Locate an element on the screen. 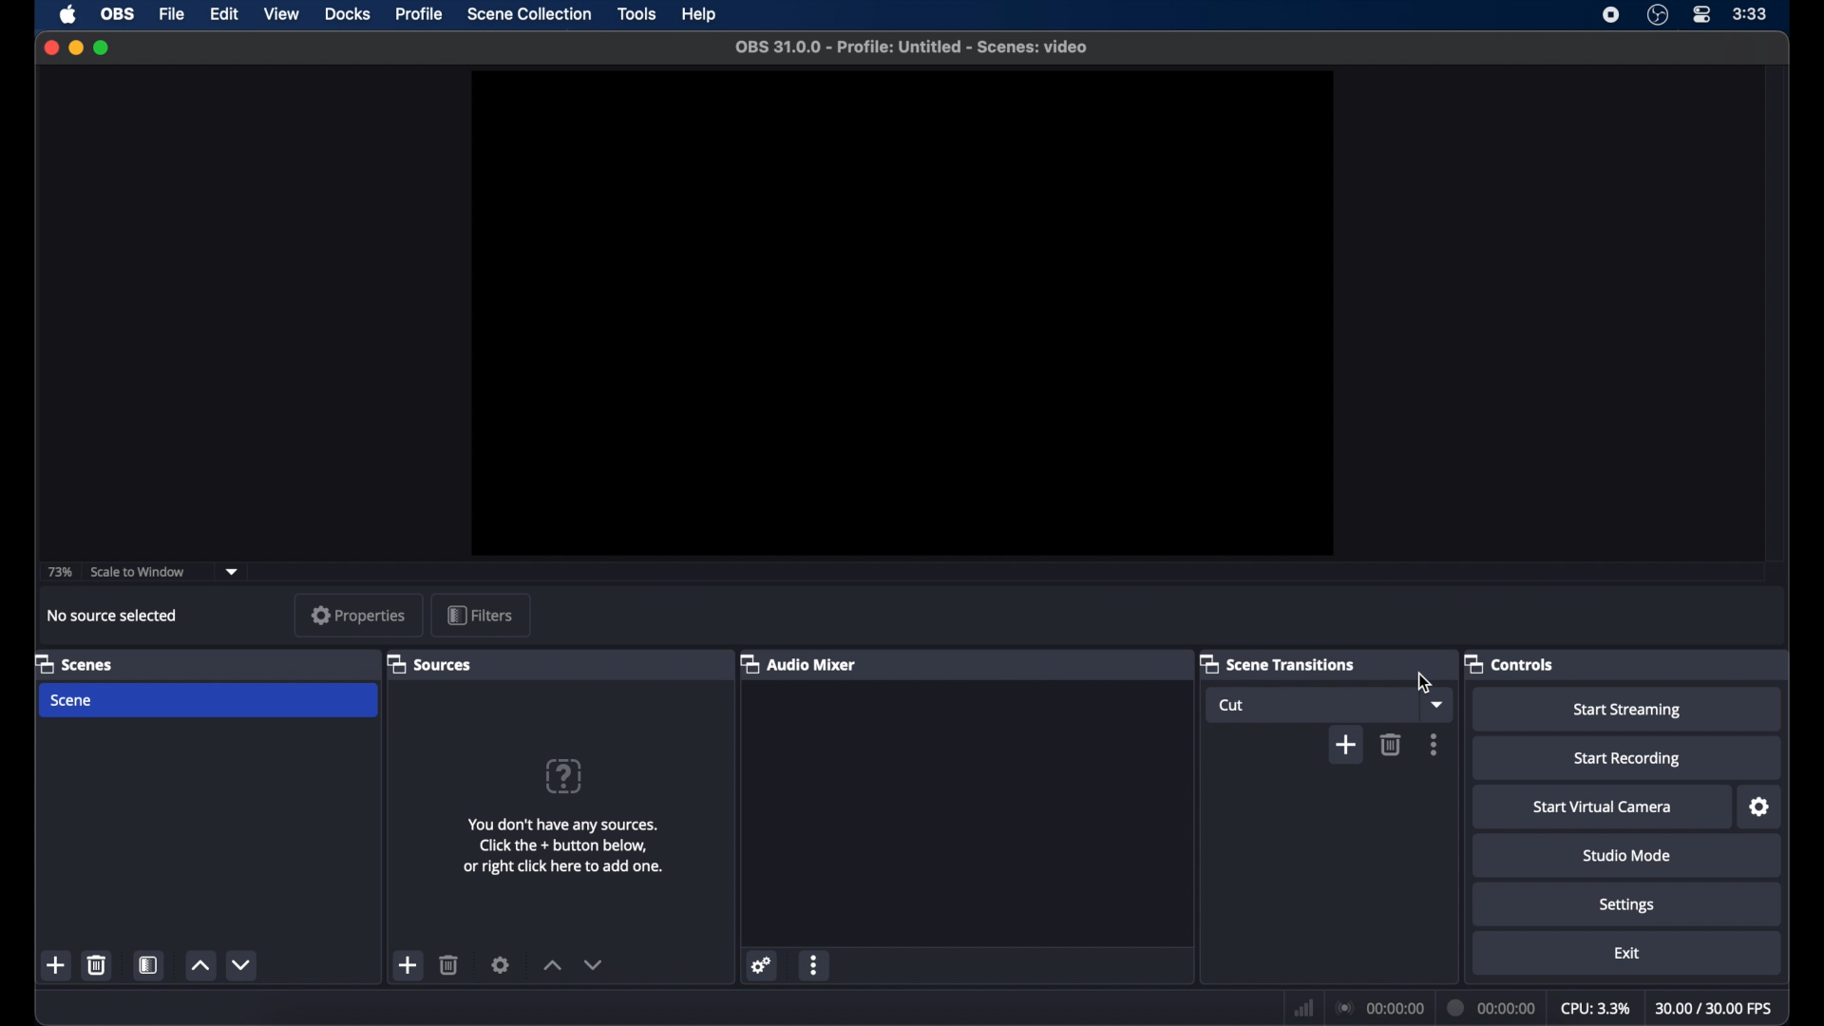 The image size is (1824, 1026). You don't have any sources.
Click the + button below,
or right click here to add one. is located at coordinates (566, 846).